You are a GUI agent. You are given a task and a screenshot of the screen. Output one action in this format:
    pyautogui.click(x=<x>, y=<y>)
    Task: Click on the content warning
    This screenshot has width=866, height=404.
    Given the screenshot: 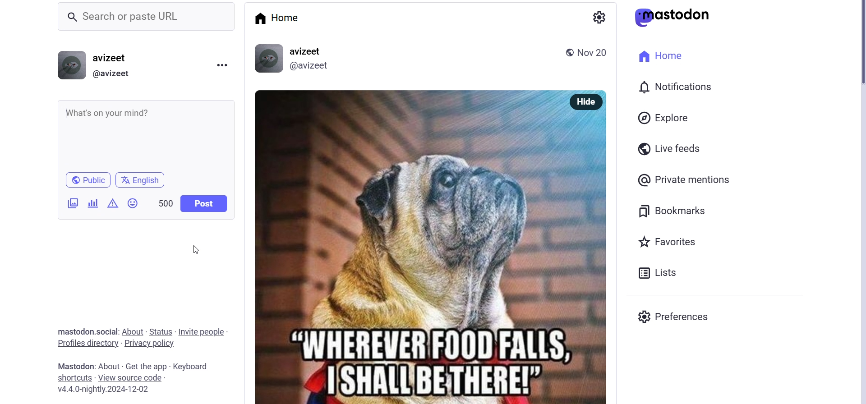 What is the action you would take?
    pyautogui.click(x=113, y=205)
    